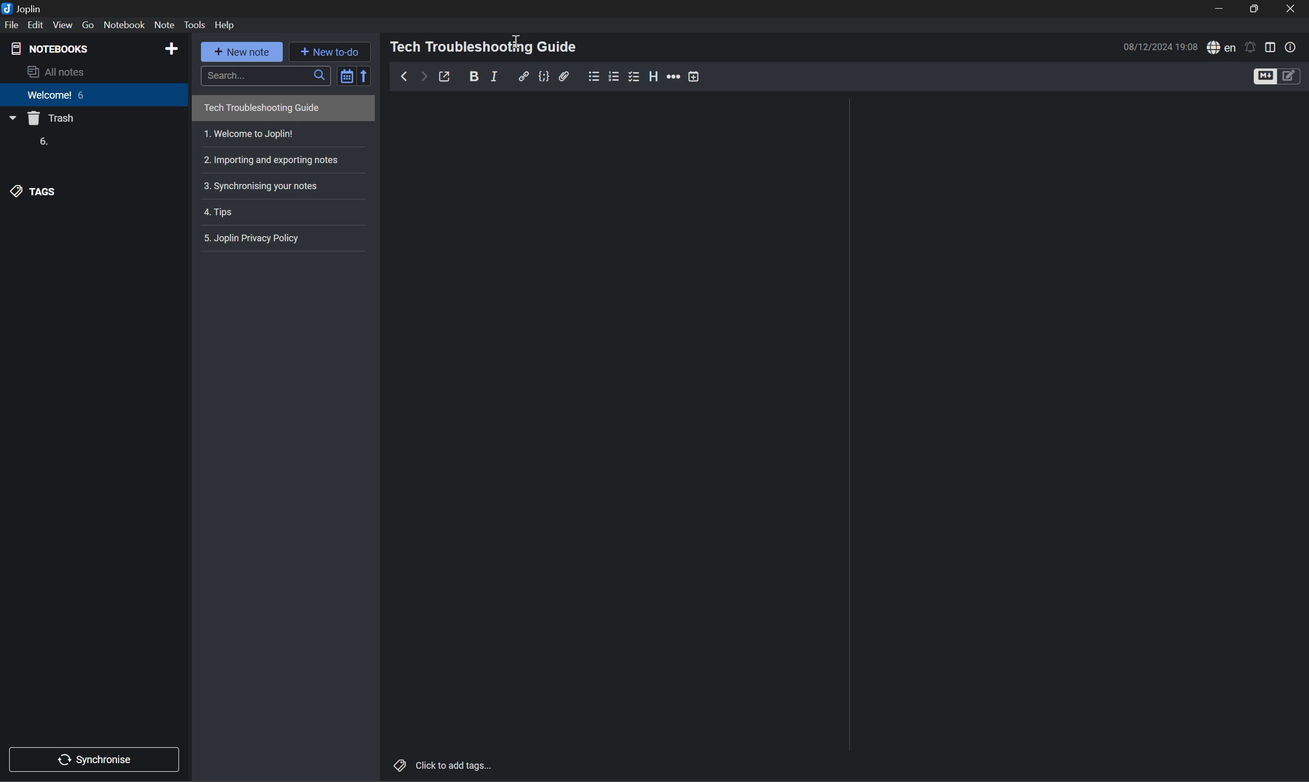 The width and height of the screenshot is (1309, 782). What do you see at coordinates (366, 75) in the screenshot?
I see `Reverse sort order` at bounding box center [366, 75].